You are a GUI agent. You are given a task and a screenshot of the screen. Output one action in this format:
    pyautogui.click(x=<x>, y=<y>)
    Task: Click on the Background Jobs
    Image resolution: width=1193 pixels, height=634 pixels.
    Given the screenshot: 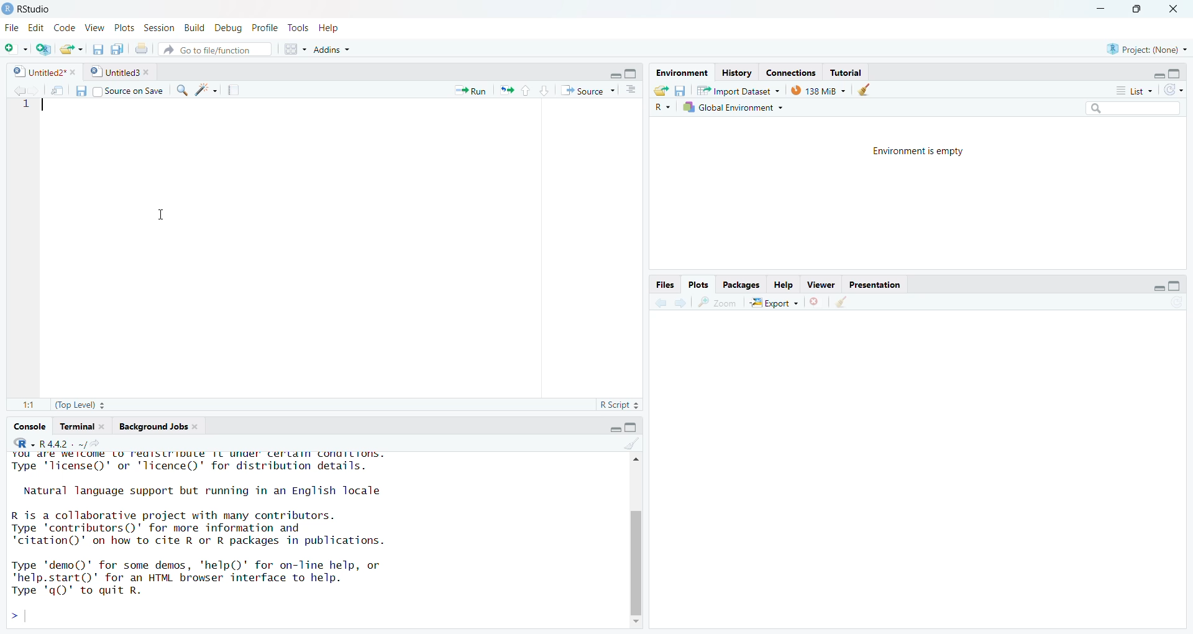 What is the action you would take?
    pyautogui.click(x=157, y=425)
    